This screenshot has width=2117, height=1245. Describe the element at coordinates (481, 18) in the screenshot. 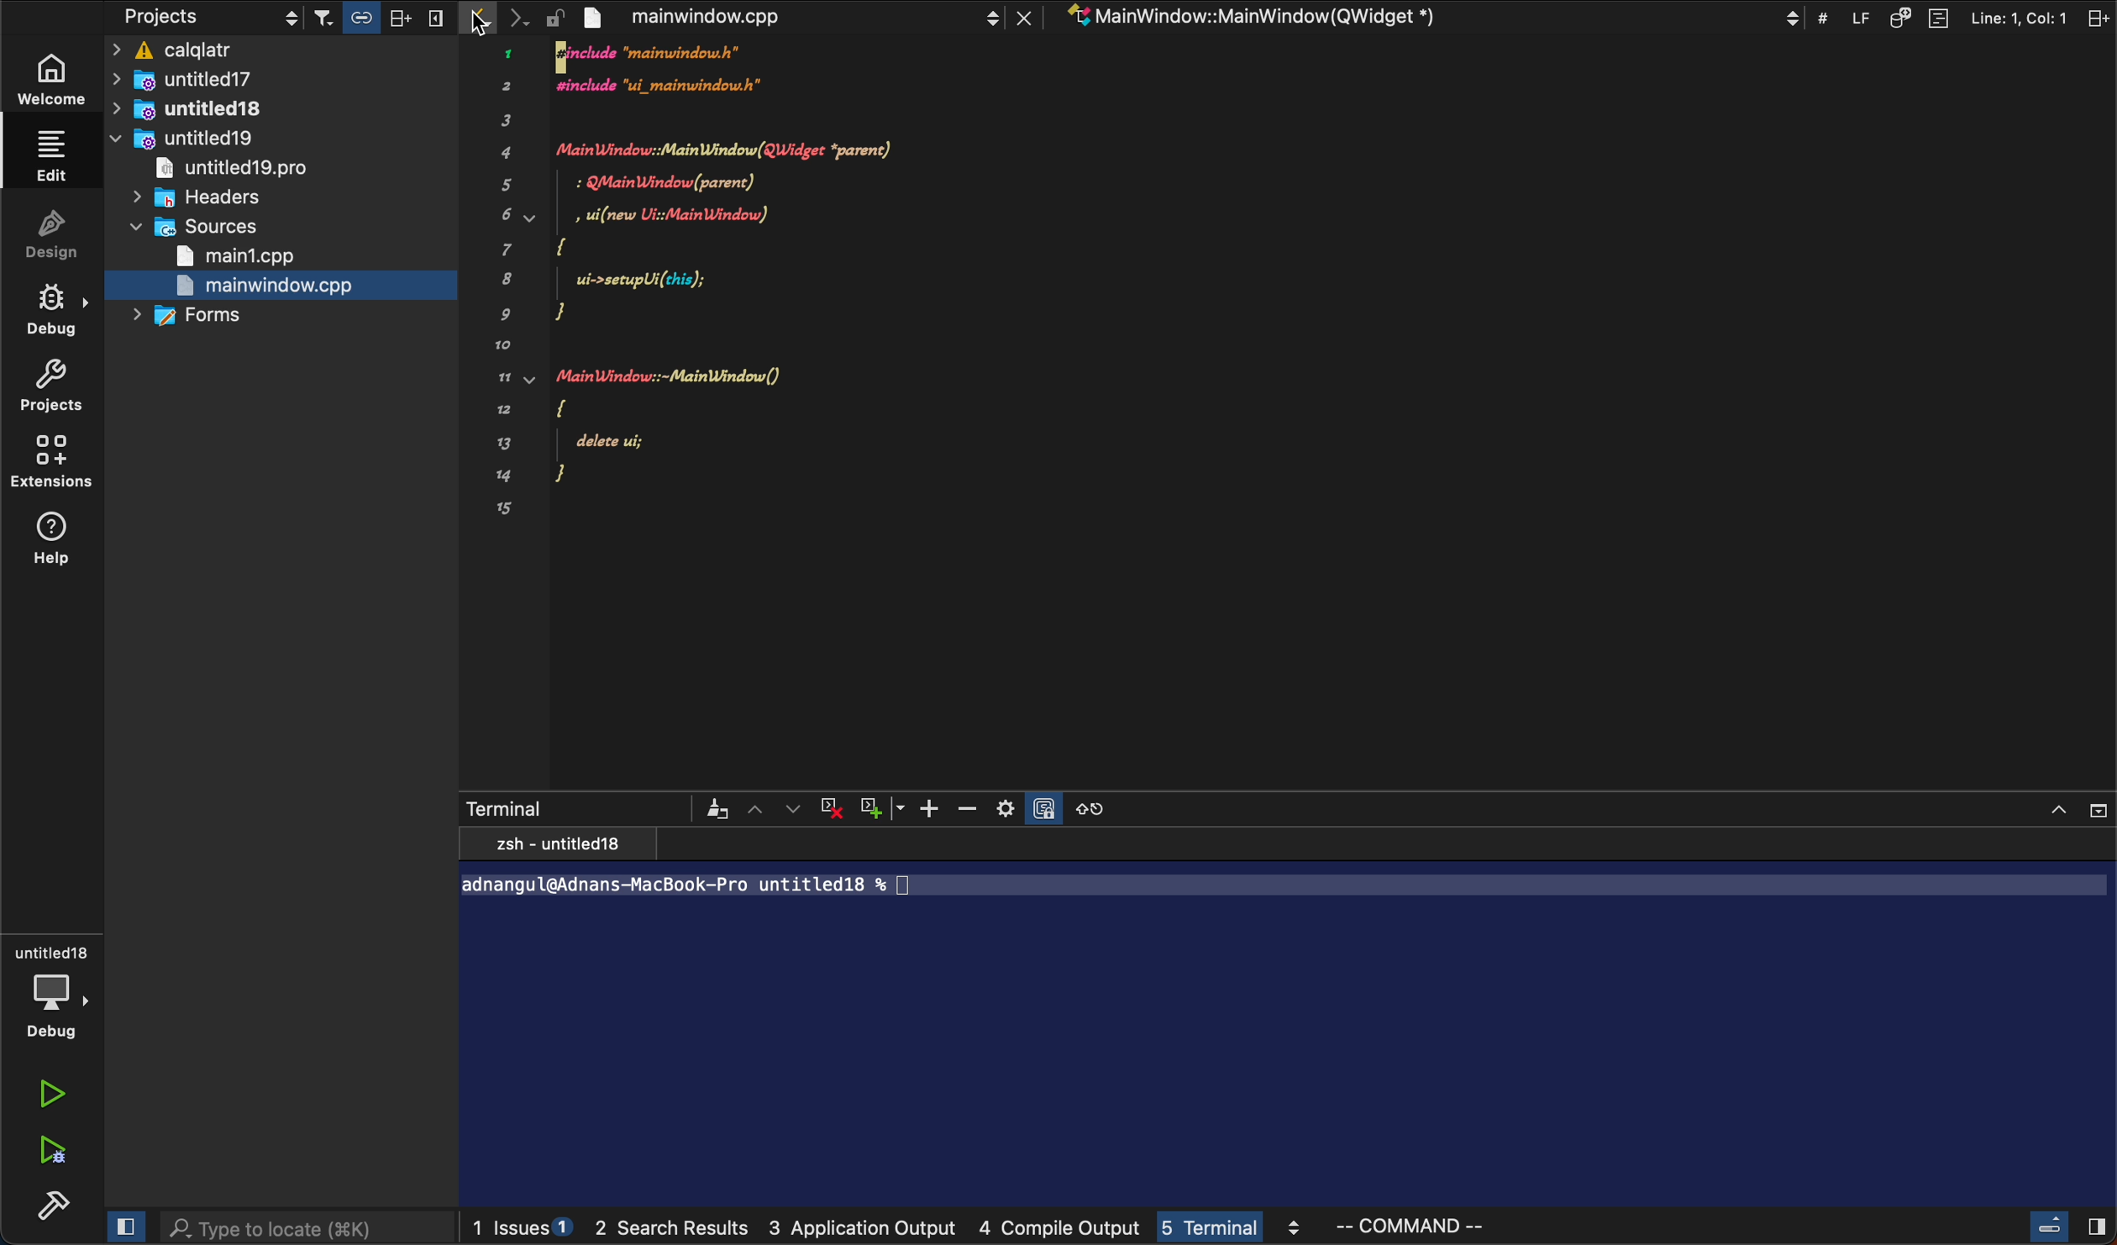

I see ` backward arrows` at that location.